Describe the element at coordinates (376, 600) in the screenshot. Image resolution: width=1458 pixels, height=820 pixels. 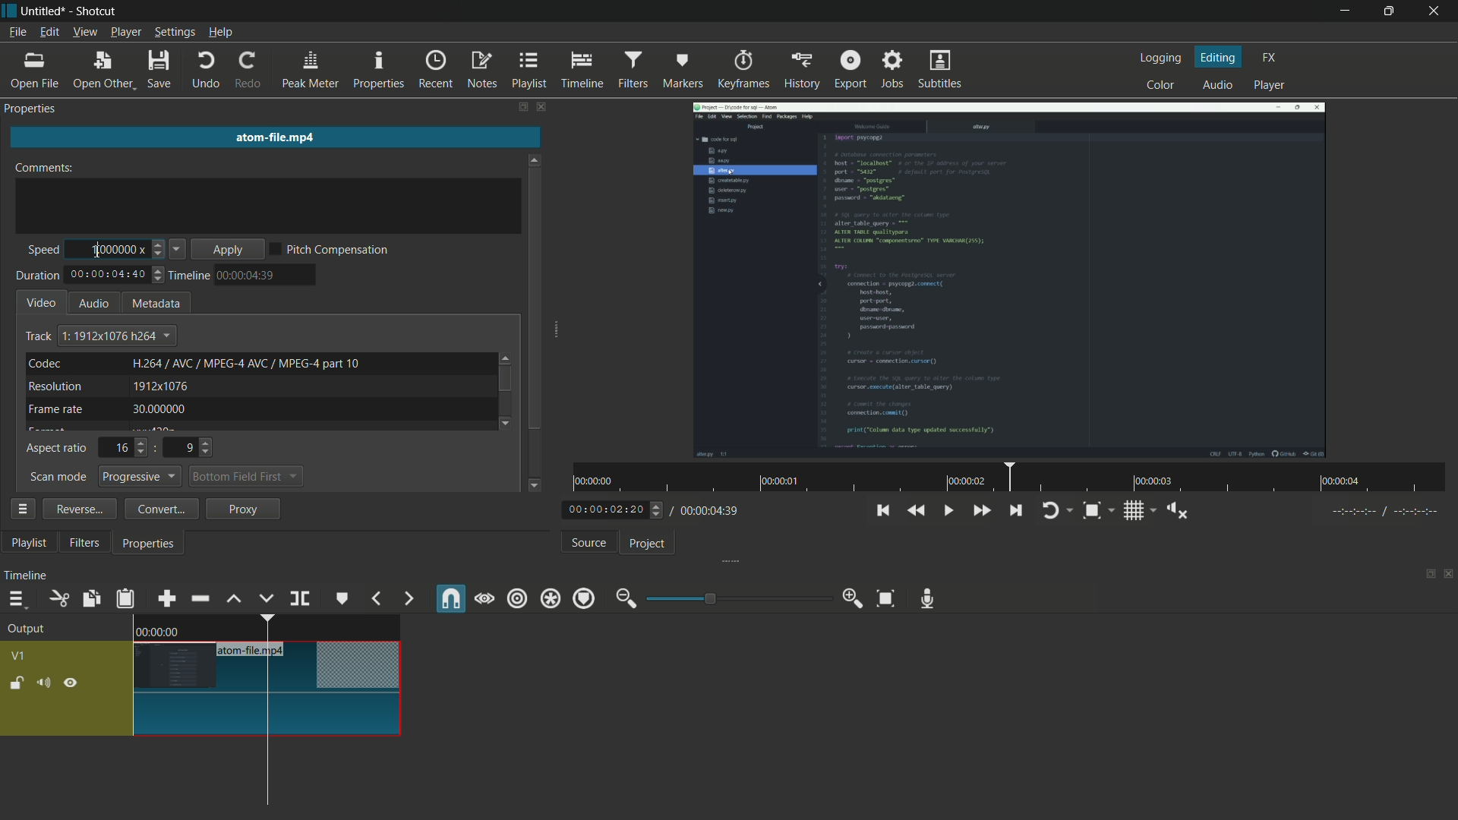
I see `previous marker` at that location.